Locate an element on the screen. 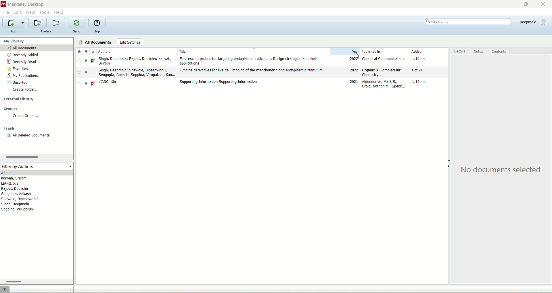 The image size is (552, 293). trash is located at coordinates (9, 128).